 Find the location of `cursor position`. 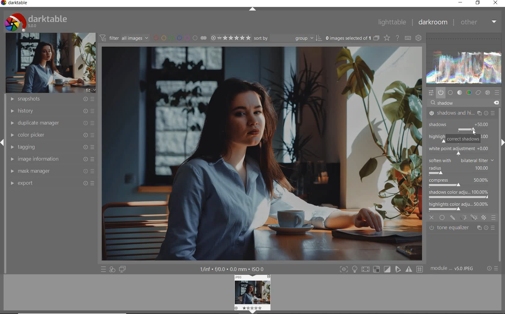

cursor position is located at coordinates (473, 130).